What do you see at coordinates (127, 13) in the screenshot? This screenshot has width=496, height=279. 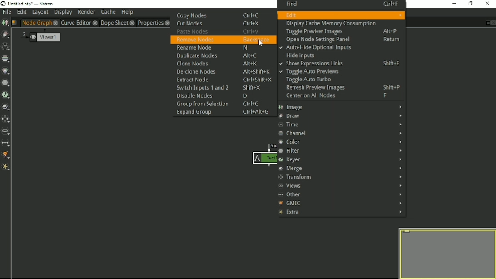 I see `Help` at bounding box center [127, 13].